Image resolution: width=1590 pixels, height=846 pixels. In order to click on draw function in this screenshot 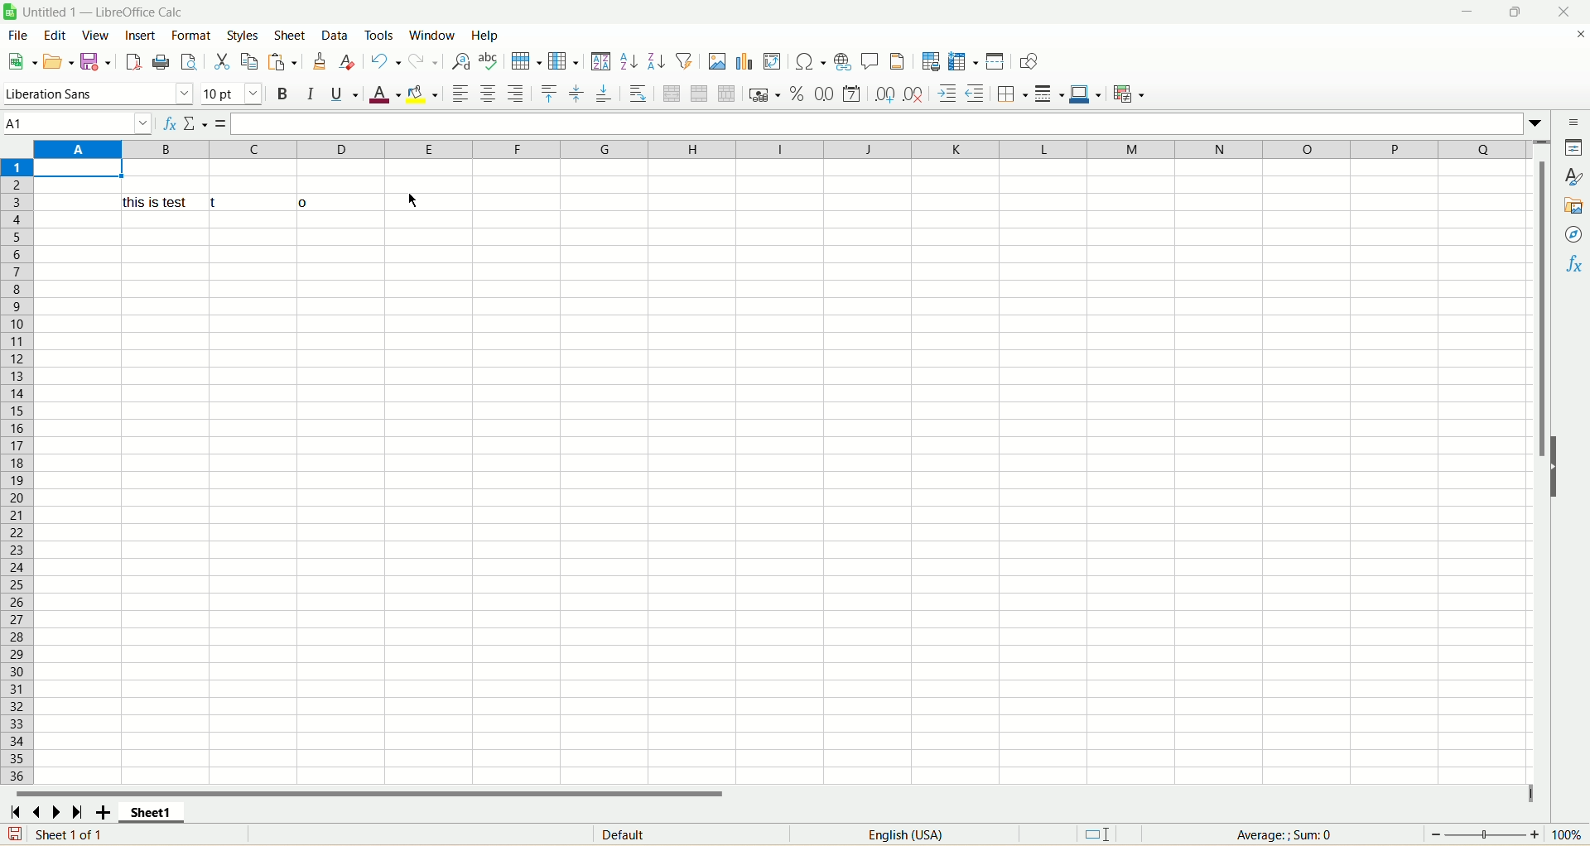, I will do `click(1029, 61)`.